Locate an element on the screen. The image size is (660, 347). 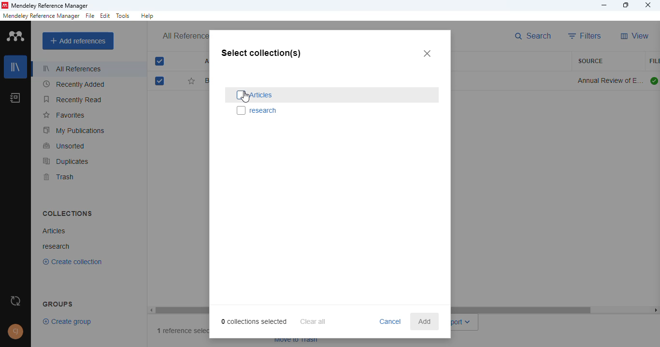
trash is located at coordinates (59, 177).